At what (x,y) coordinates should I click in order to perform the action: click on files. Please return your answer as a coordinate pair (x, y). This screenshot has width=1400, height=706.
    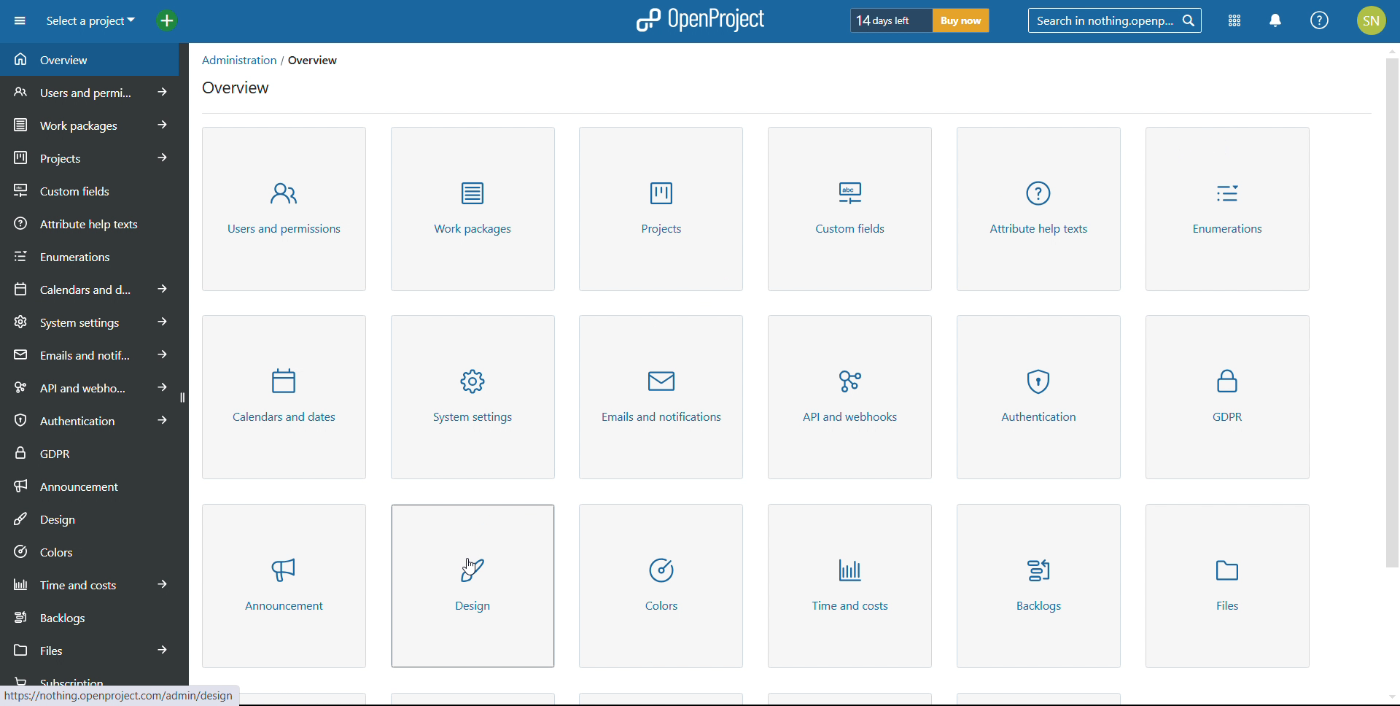
    Looking at the image, I should click on (91, 648).